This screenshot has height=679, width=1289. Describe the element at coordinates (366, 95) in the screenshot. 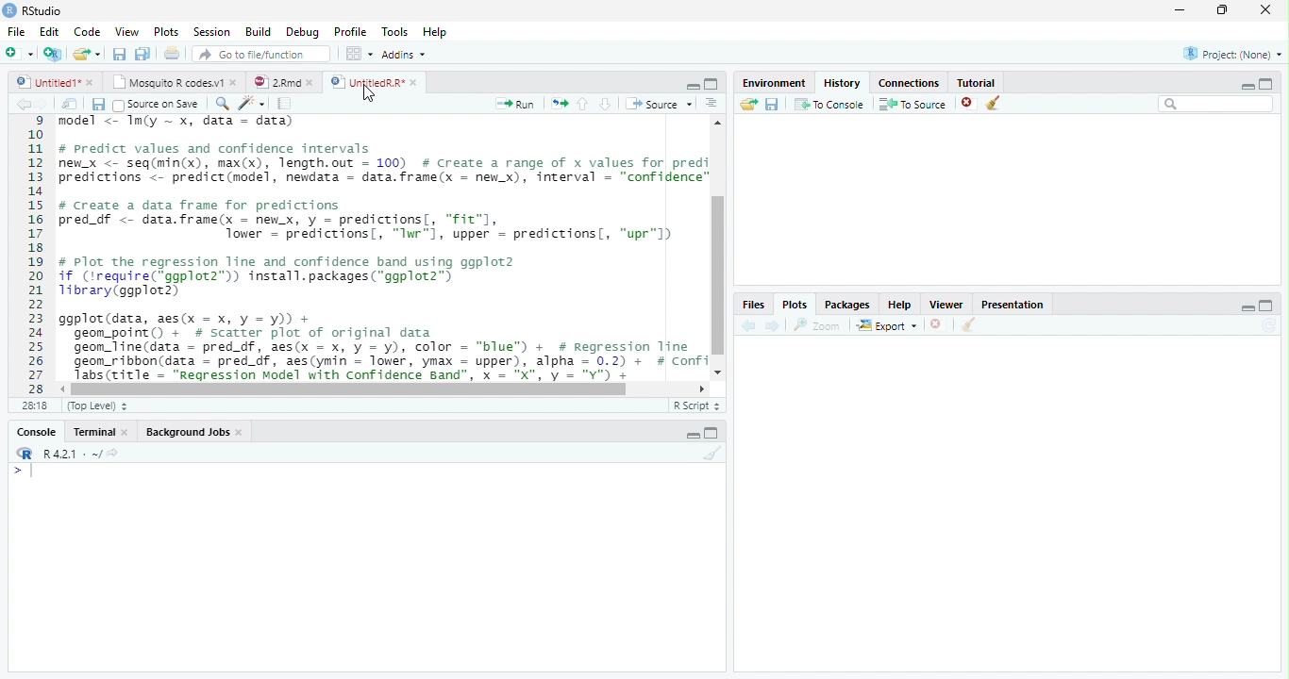

I see `Cursor` at that location.